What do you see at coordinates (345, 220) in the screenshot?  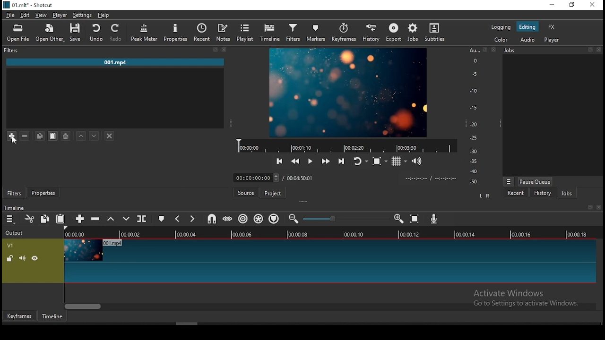 I see `slider` at bounding box center [345, 220].